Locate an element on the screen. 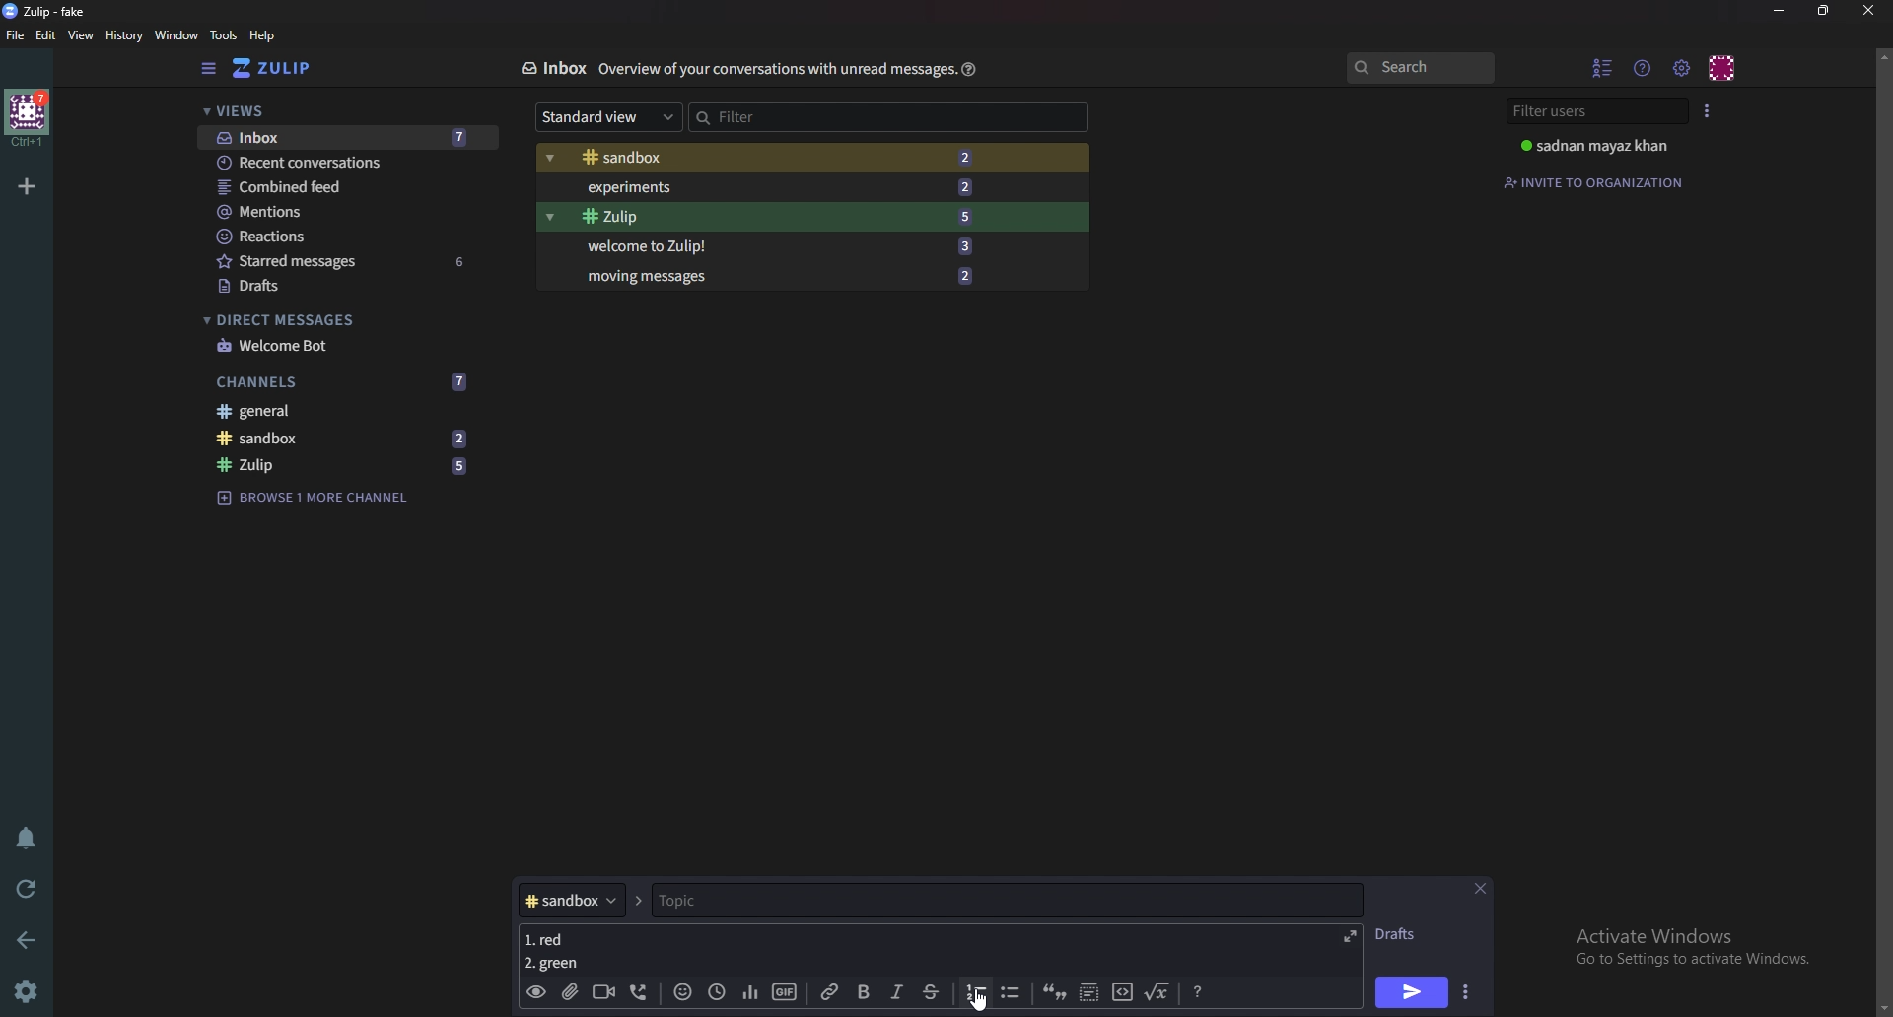  Send options is located at coordinates (1464, 994).